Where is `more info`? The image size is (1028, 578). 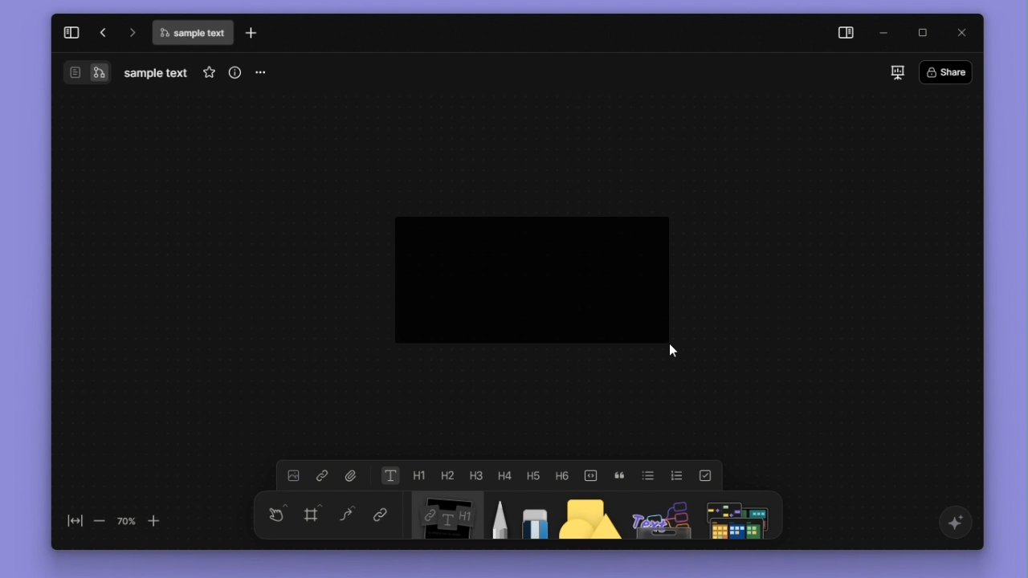 more info is located at coordinates (232, 72).